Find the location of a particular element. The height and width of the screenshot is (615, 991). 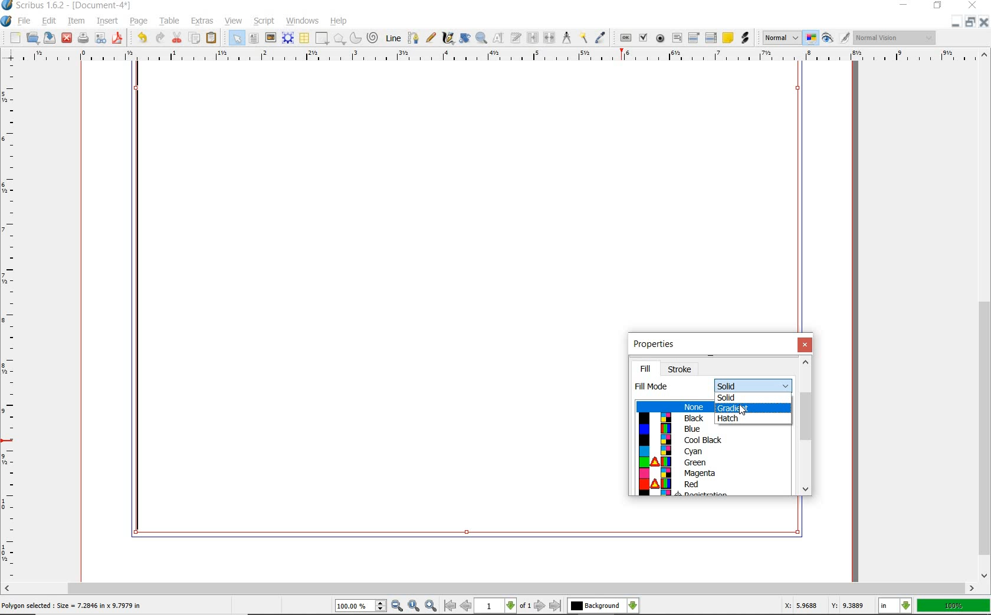

close is located at coordinates (67, 38).